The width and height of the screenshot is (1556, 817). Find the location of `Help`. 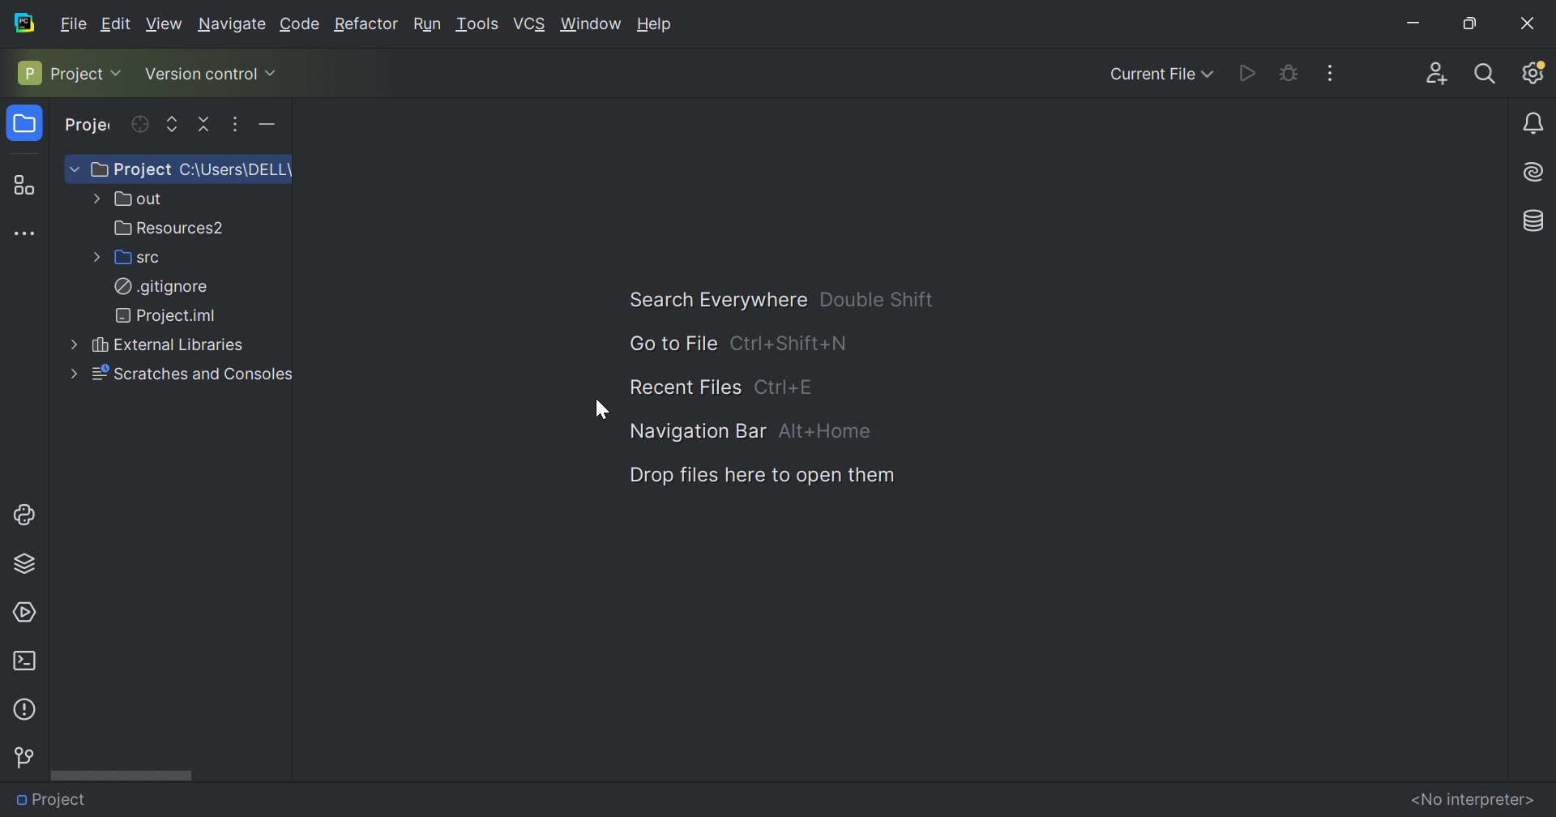

Help is located at coordinates (656, 24).